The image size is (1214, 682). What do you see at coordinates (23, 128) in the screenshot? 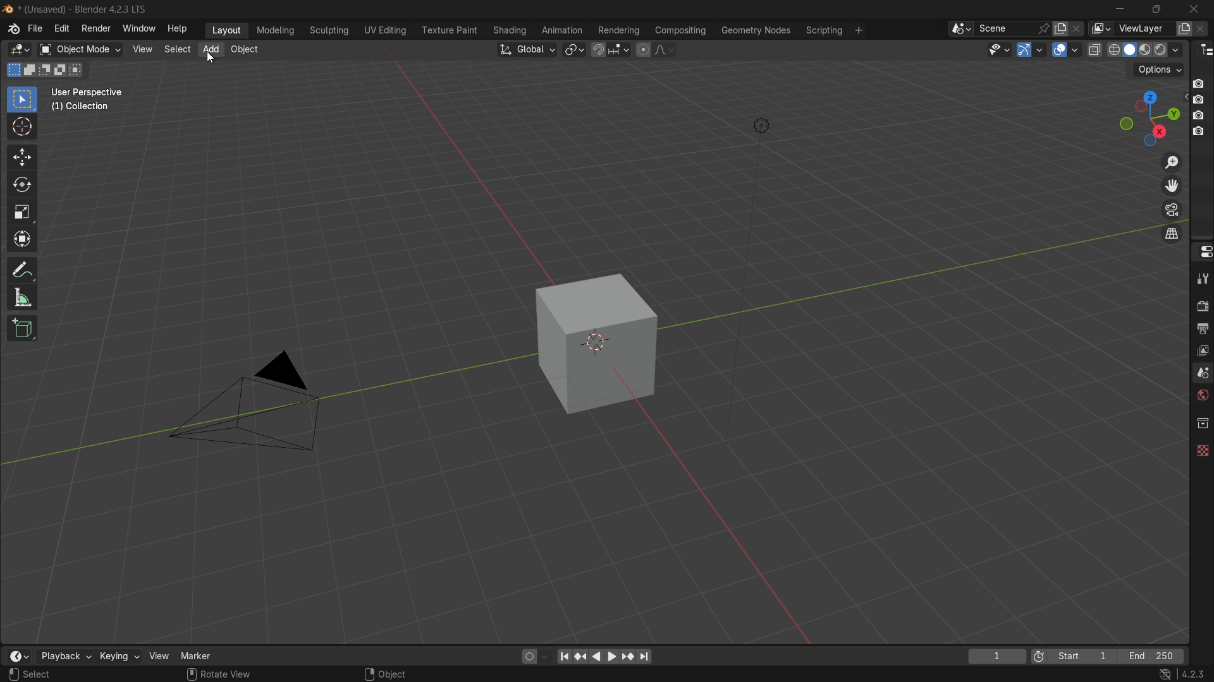
I see `cursor` at bounding box center [23, 128].